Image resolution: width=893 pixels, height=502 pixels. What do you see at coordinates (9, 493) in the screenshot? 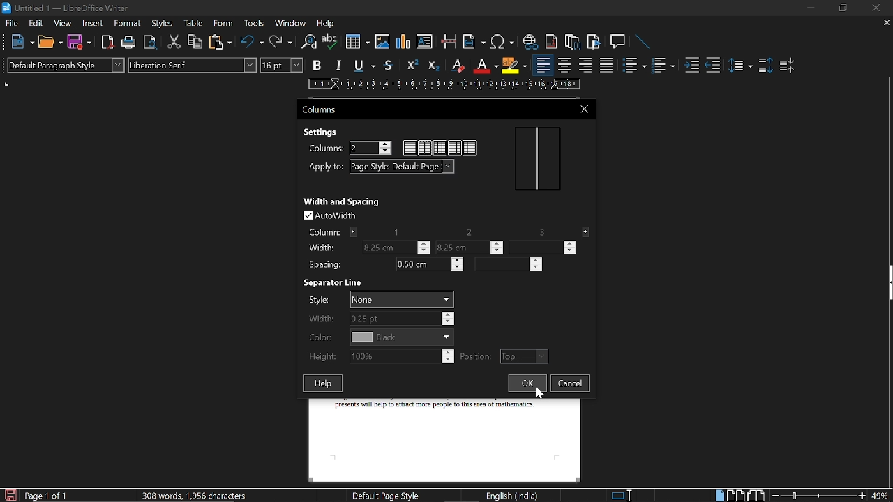
I see `Save` at bounding box center [9, 493].